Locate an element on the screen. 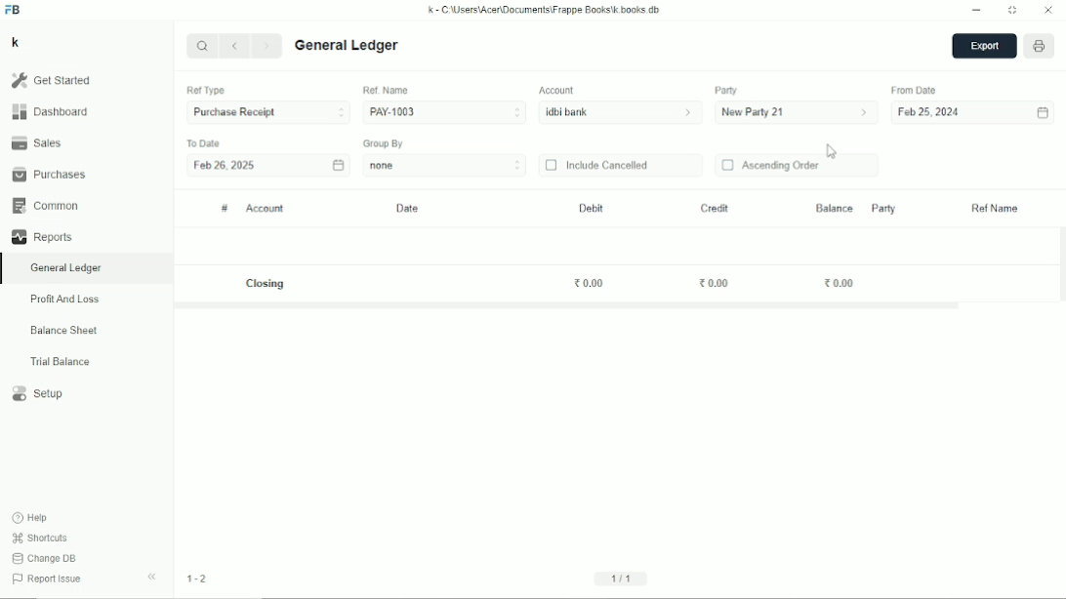  Account is located at coordinates (558, 91).